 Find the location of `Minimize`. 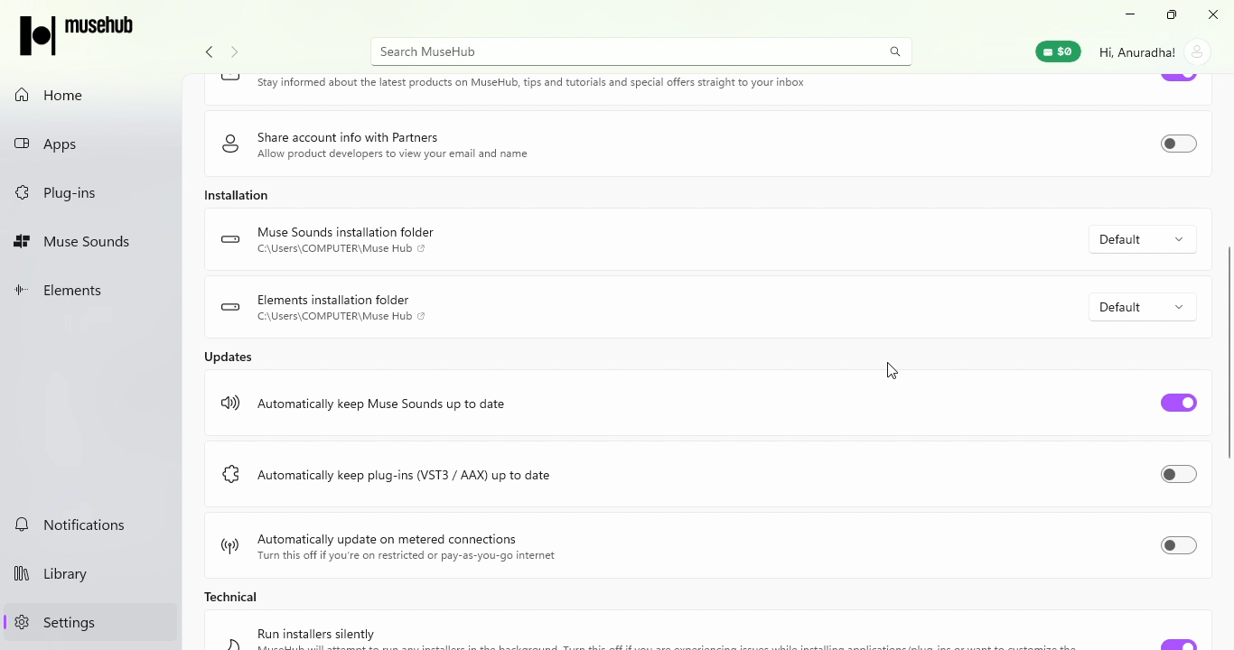

Minimize is located at coordinates (1127, 18).